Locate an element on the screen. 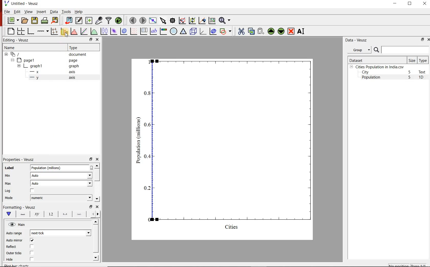  move the selected widget up is located at coordinates (271, 31).